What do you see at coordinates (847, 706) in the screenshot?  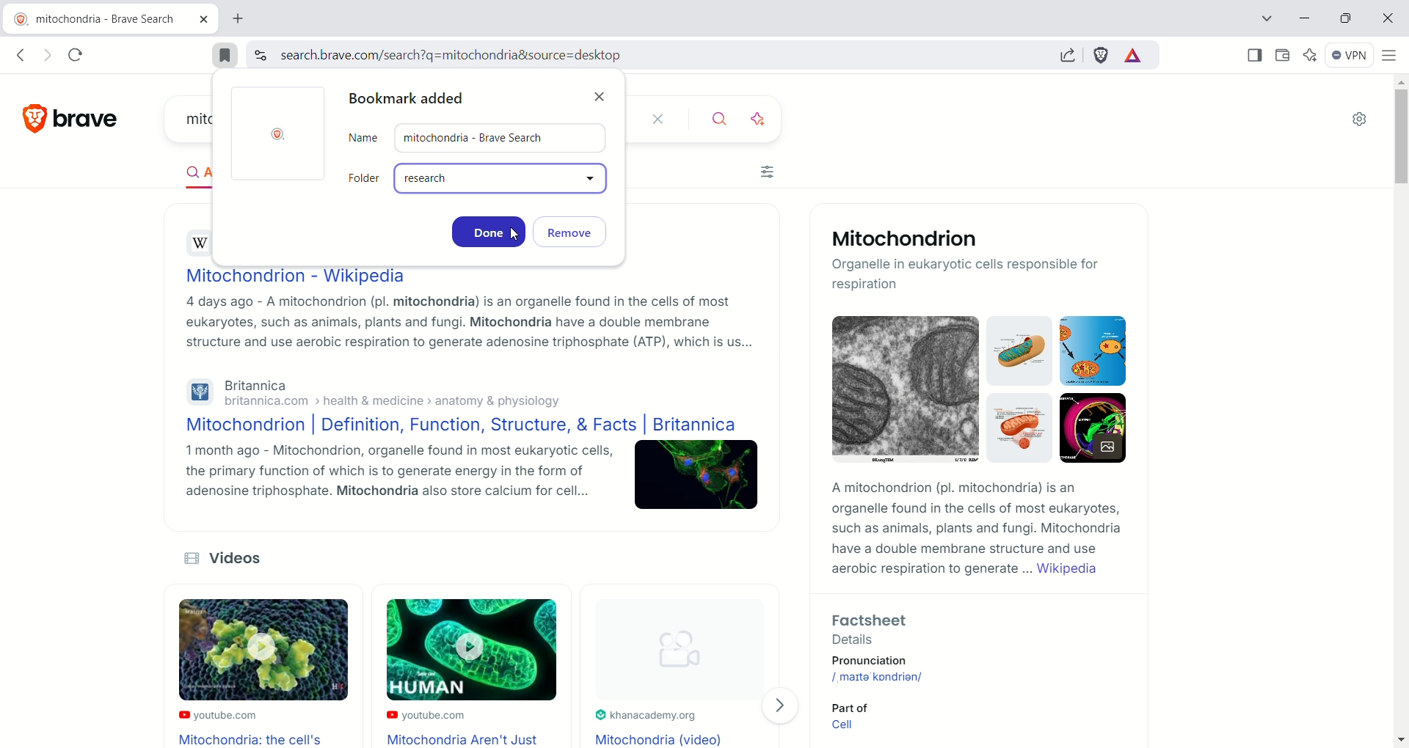 I see `Part of` at bounding box center [847, 706].